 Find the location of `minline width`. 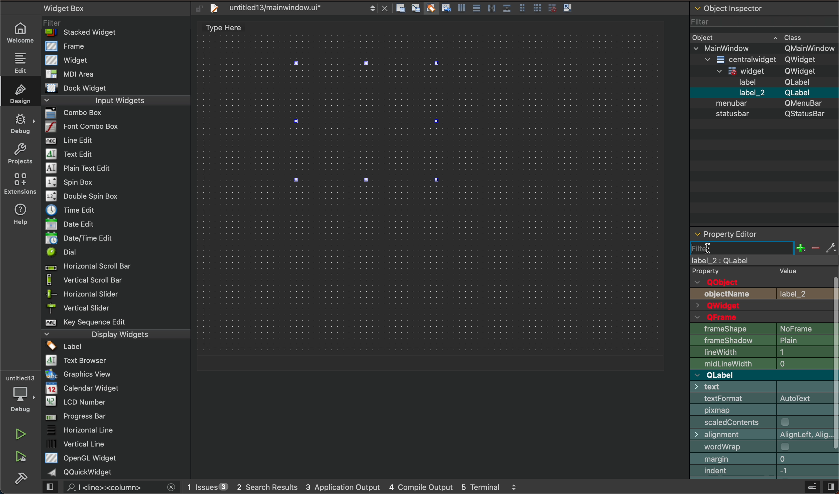

minline width is located at coordinates (765, 364).